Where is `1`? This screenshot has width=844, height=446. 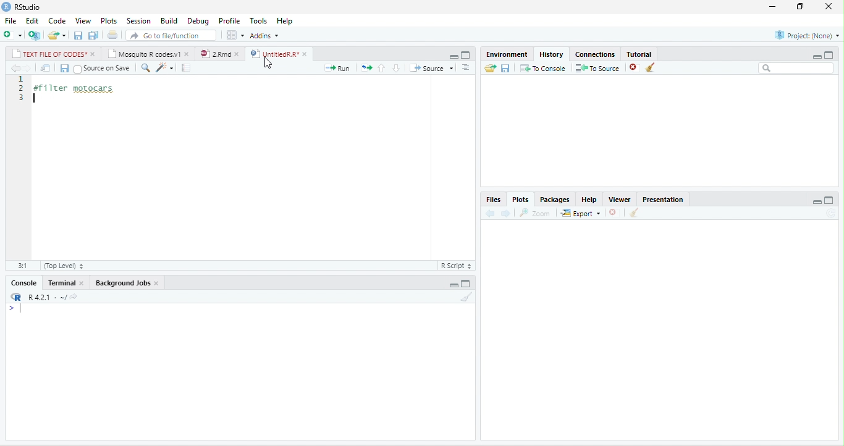
1 is located at coordinates (22, 79).